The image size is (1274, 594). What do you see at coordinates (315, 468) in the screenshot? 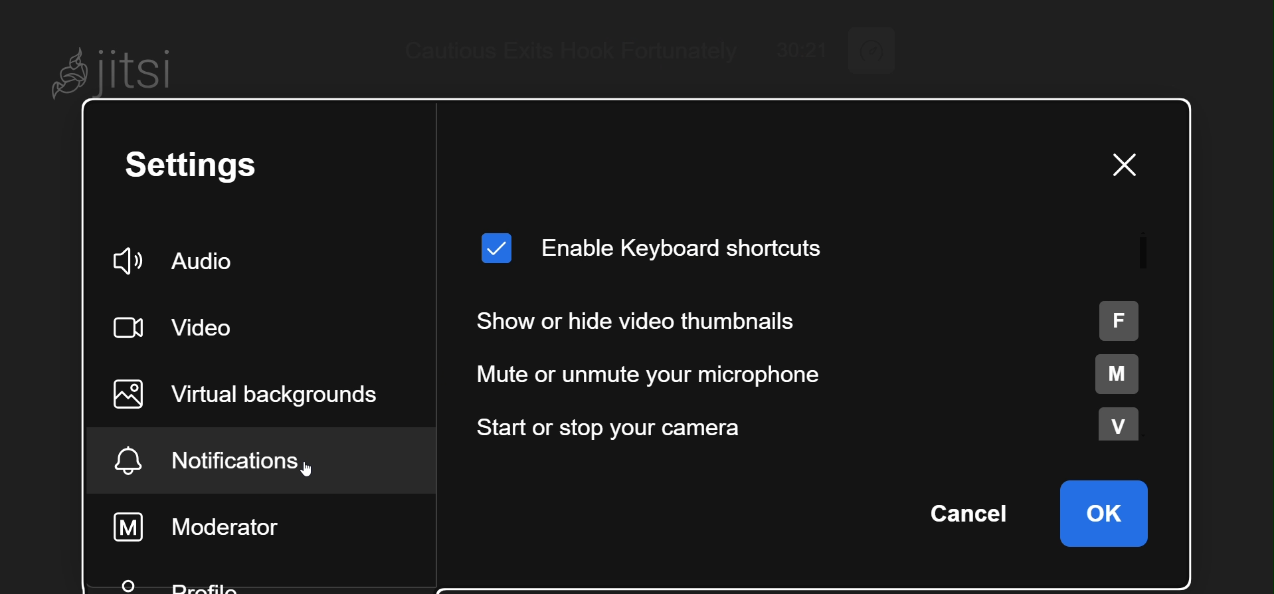
I see `cursor` at bounding box center [315, 468].